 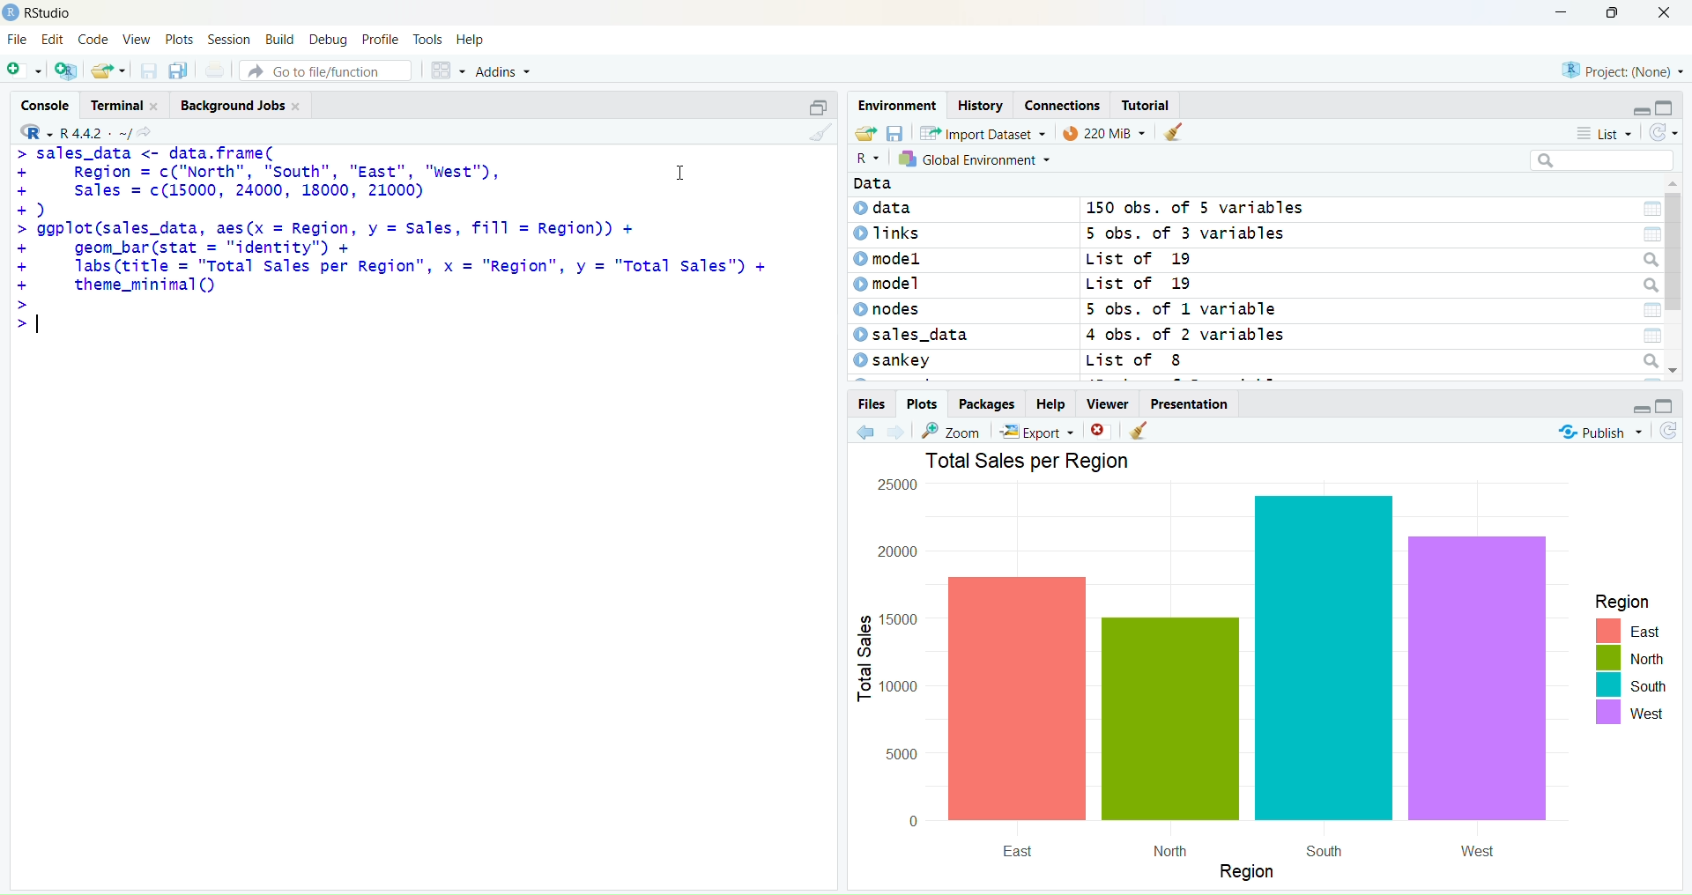 I want to click on 220 MiB, so click(x=1102, y=134).